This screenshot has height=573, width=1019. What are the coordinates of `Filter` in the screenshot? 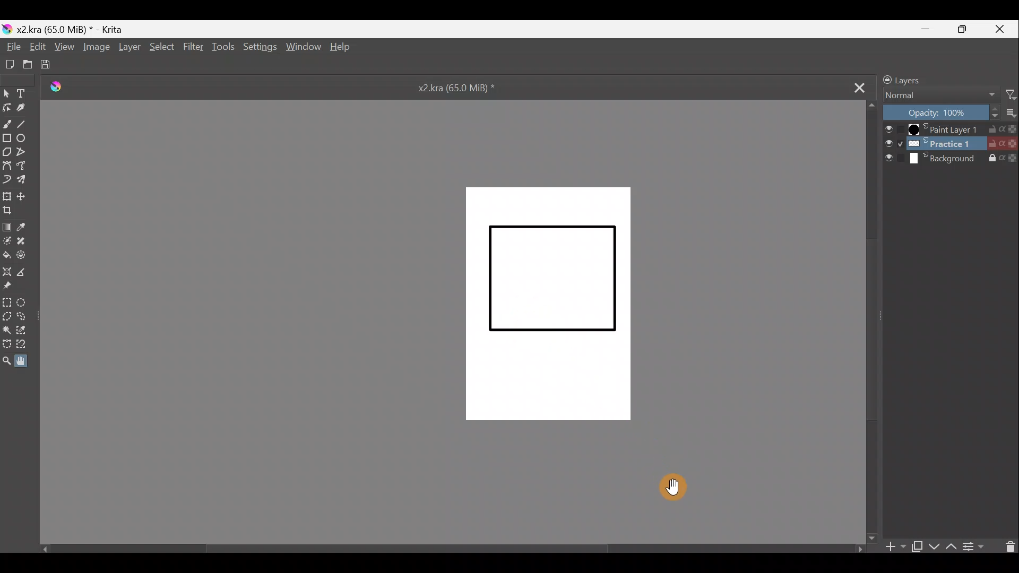 It's located at (193, 48).